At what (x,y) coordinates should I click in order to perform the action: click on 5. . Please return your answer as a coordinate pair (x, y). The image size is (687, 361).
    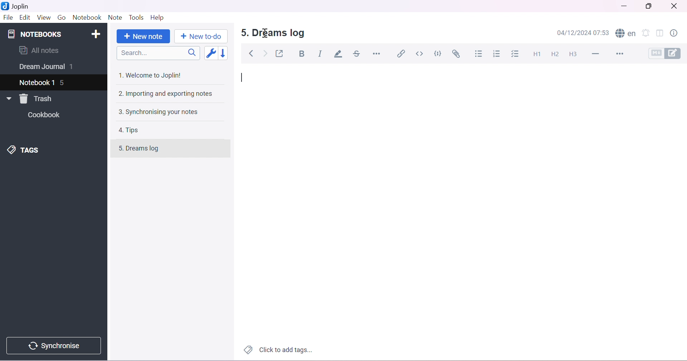
    Looking at the image, I should click on (117, 150).